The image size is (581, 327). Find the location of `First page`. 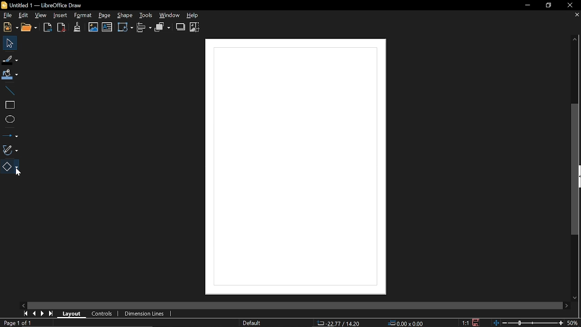

First page is located at coordinates (25, 313).